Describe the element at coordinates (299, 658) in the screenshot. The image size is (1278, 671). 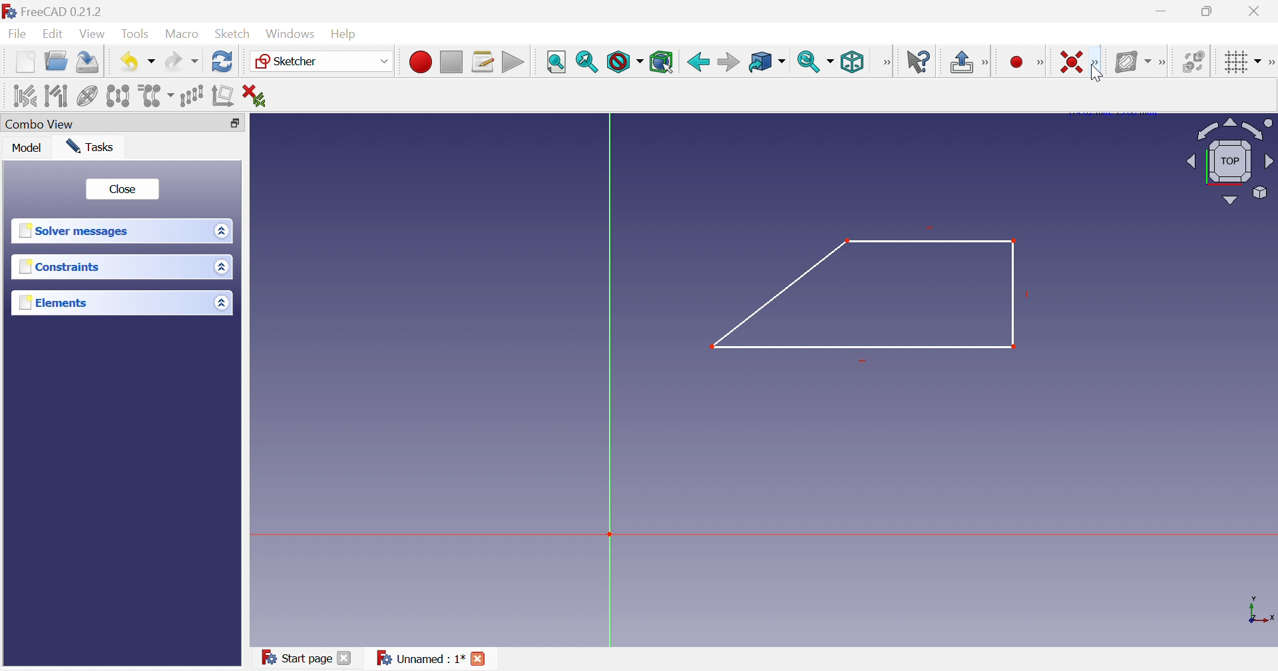
I see `Start page` at that location.